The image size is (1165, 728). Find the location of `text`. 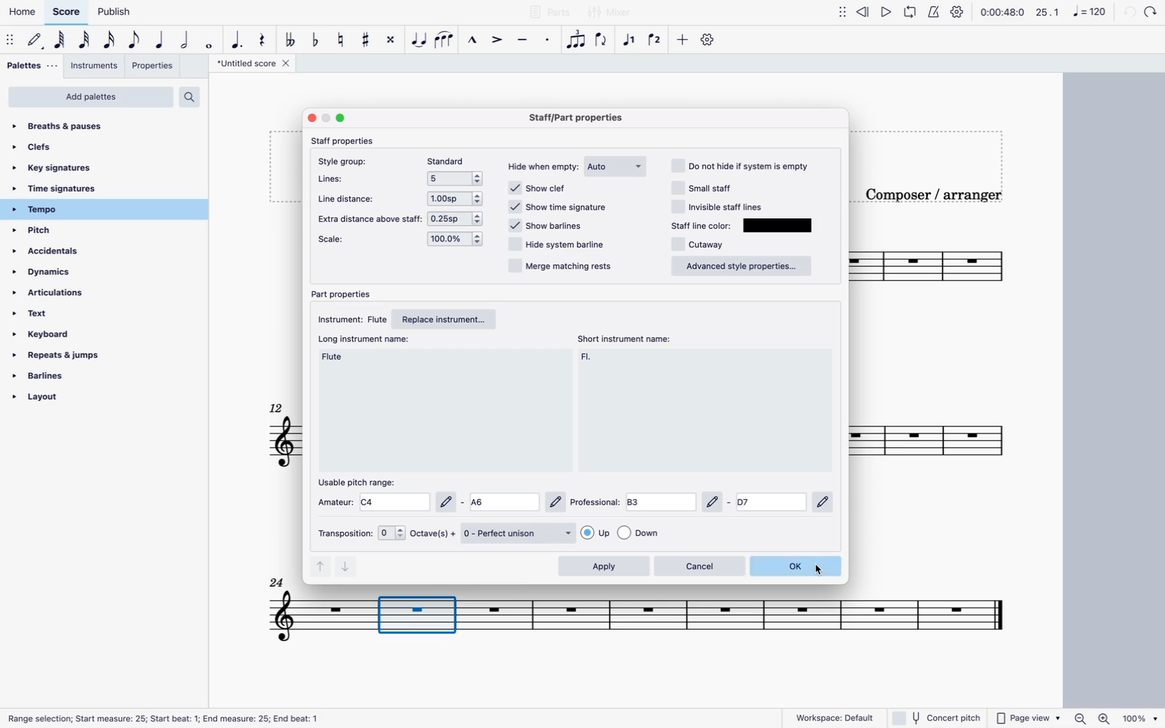

text is located at coordinates (57, 315).